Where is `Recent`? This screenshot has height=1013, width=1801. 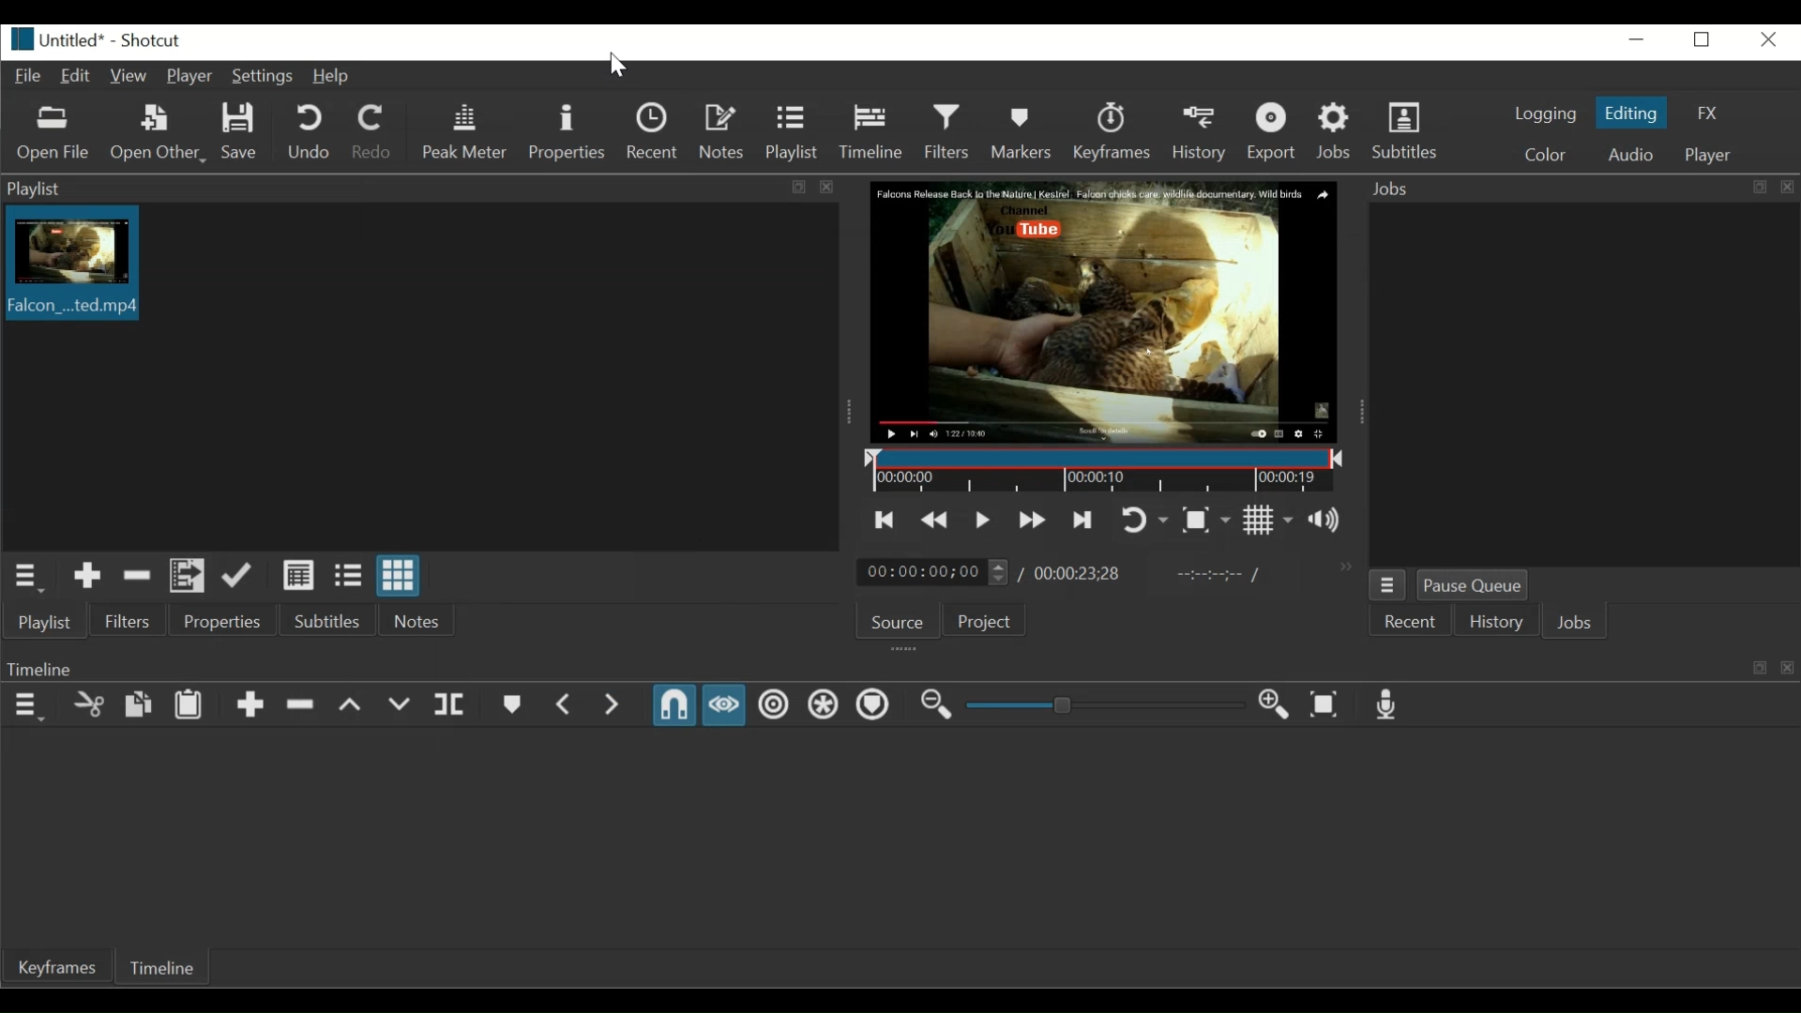
Recent is located at coordinates (1408, 622).